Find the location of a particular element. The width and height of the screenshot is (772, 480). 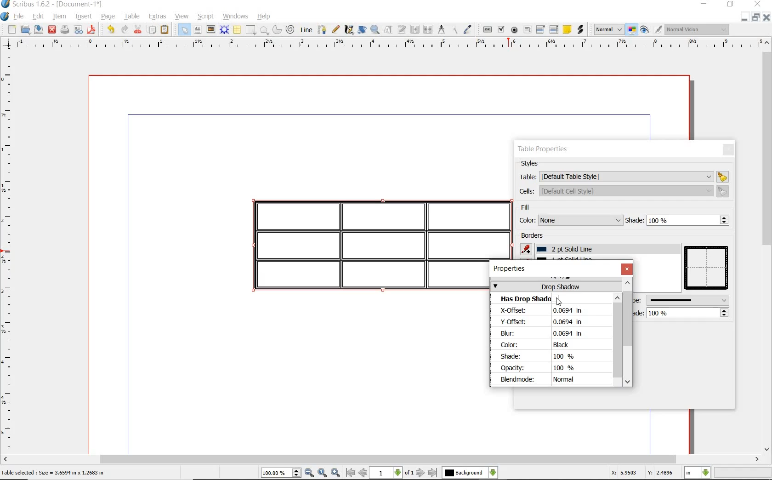

select current page is located at coordinates (392, 473).